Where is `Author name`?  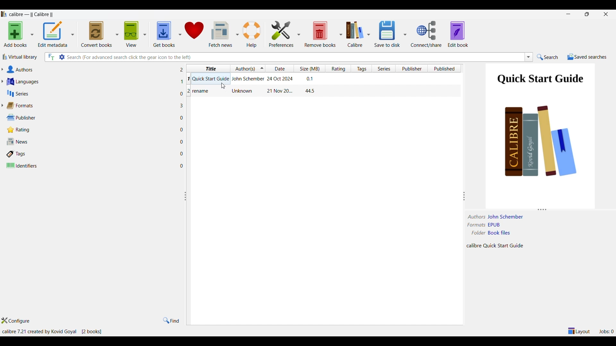
Author name is located at coordinates (507, 217).